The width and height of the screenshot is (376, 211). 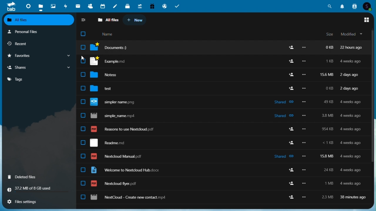 What do you see at coordinates (105, 89) in the screenshot?
I see `test` at bounding box center [105, 89].